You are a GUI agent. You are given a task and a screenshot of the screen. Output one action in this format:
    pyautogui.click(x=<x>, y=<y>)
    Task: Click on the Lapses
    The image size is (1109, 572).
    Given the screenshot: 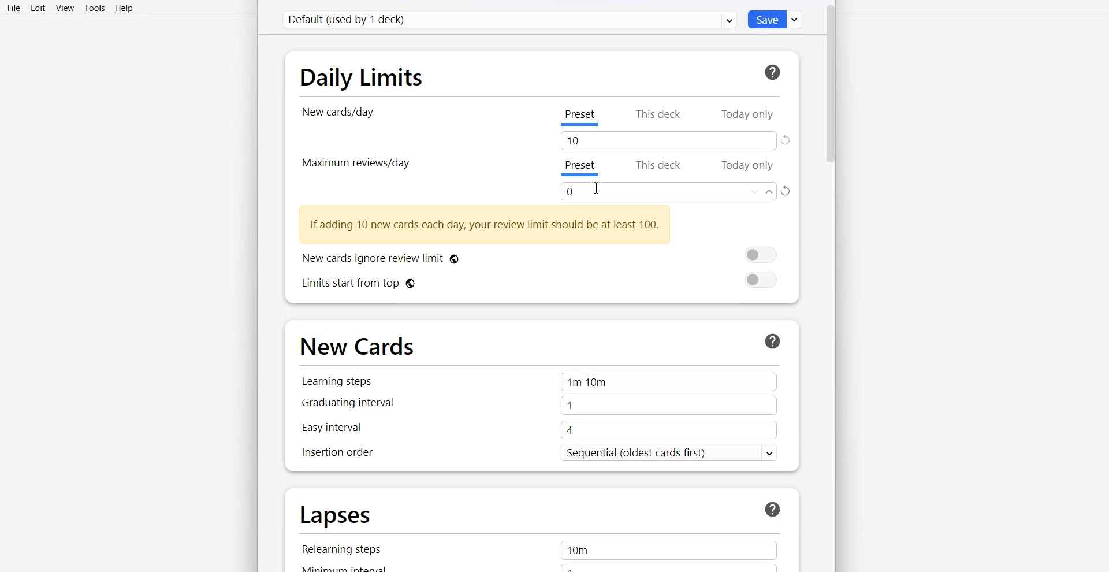 What is the action you would take?
    pyautogui.click(x=336, y=515)
    